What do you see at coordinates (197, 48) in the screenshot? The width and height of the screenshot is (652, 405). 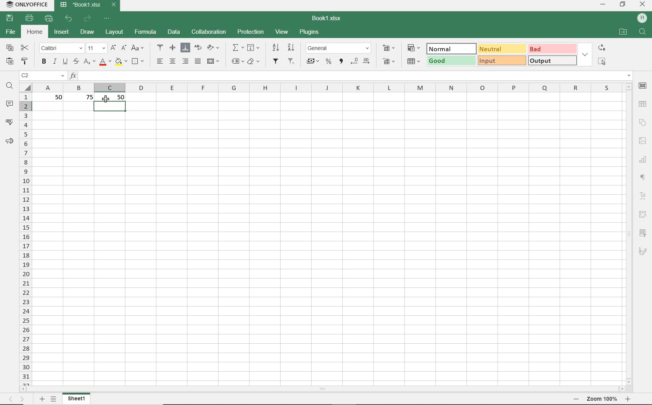 I see `wrap text` at bounding box center [197, 48].